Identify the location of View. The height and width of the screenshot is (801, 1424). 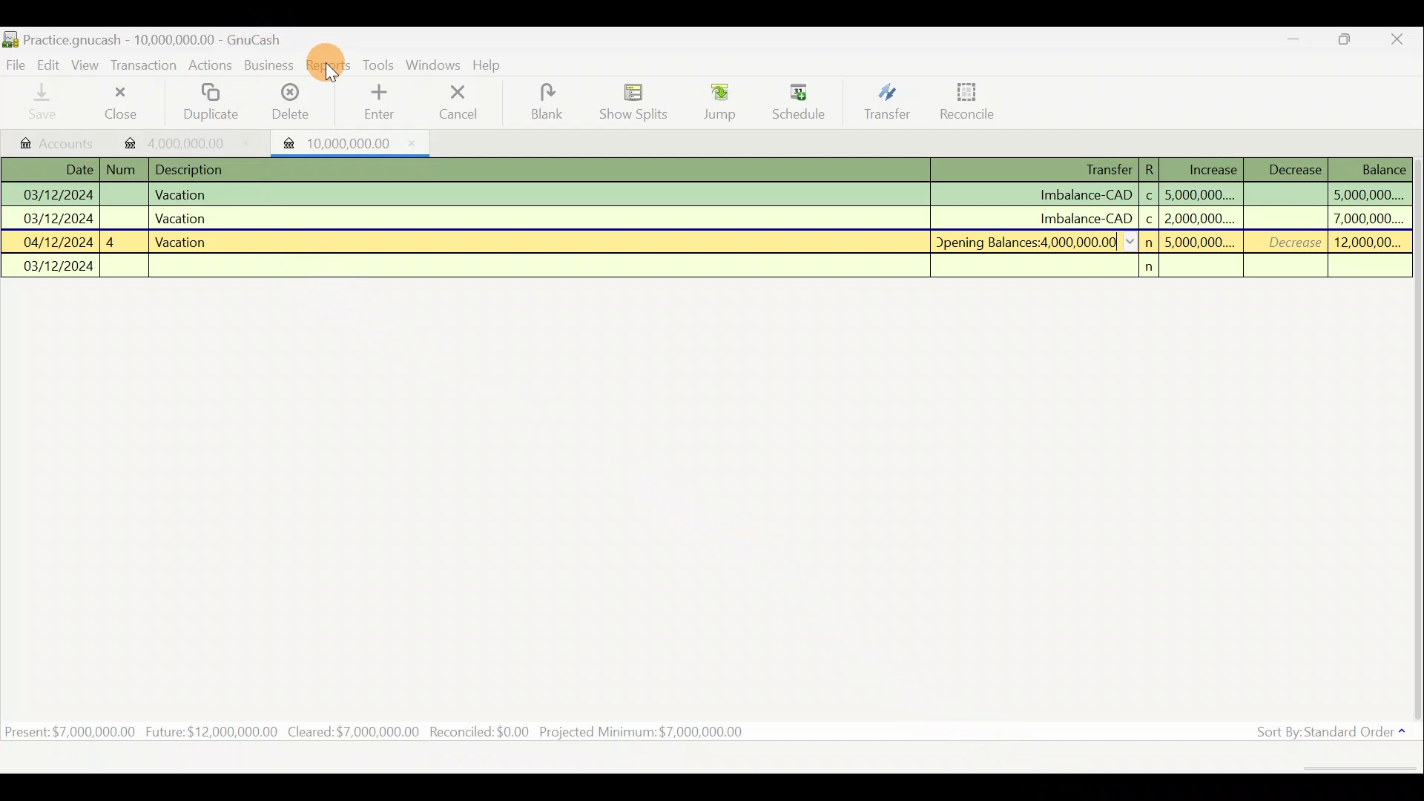
(86, 65).